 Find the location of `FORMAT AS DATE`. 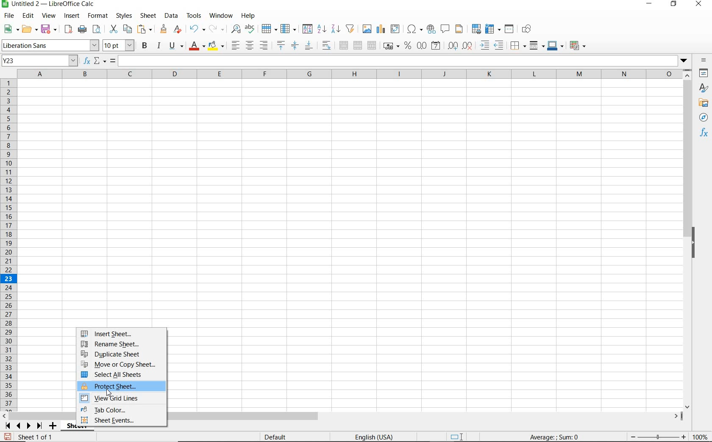

FORMAT AS DATE is located at coordinates (435, 46).